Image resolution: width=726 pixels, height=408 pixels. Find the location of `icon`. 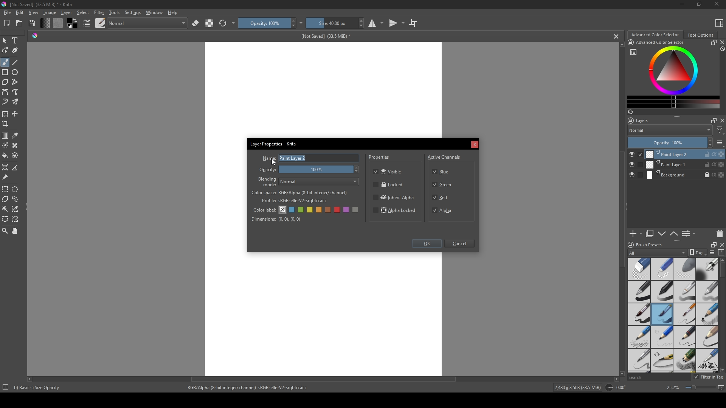

icon is located at coordinates (630, 42).